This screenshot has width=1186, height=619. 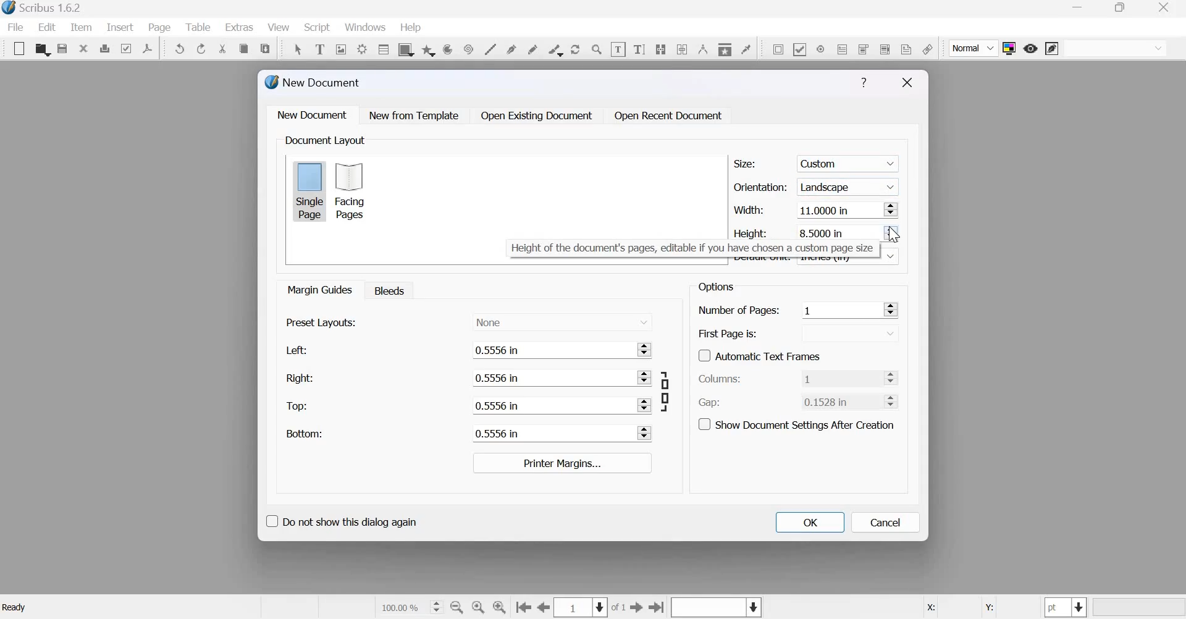 What do you see at coordinates (760, 355) in the screenshot?
I see `Automatic Text Frames` at bounding box center [760, 355].